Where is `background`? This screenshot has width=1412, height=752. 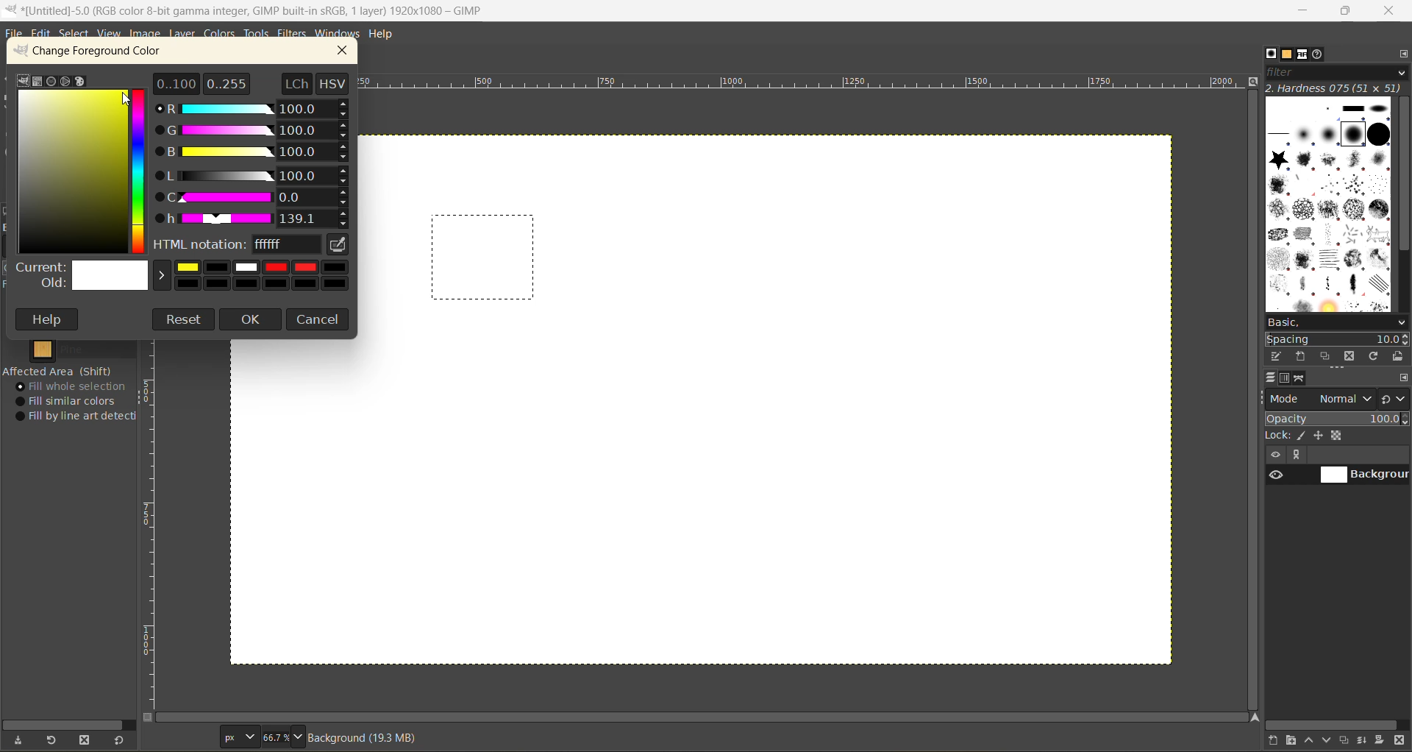 background is located at coordinates (1364, 475).